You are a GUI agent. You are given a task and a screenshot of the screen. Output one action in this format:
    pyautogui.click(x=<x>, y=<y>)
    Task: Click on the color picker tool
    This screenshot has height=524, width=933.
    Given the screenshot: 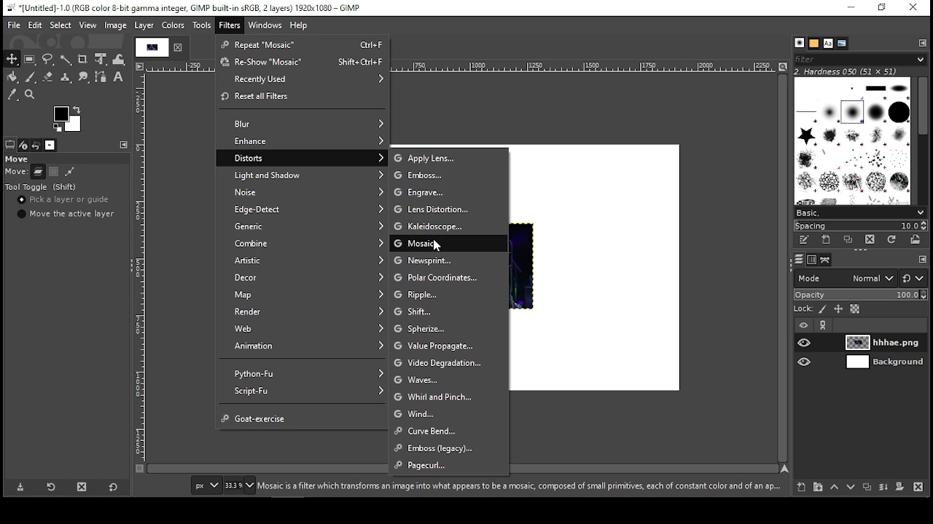 What is the action you would take?
    pyautogui.click(x=12, y=95)
    